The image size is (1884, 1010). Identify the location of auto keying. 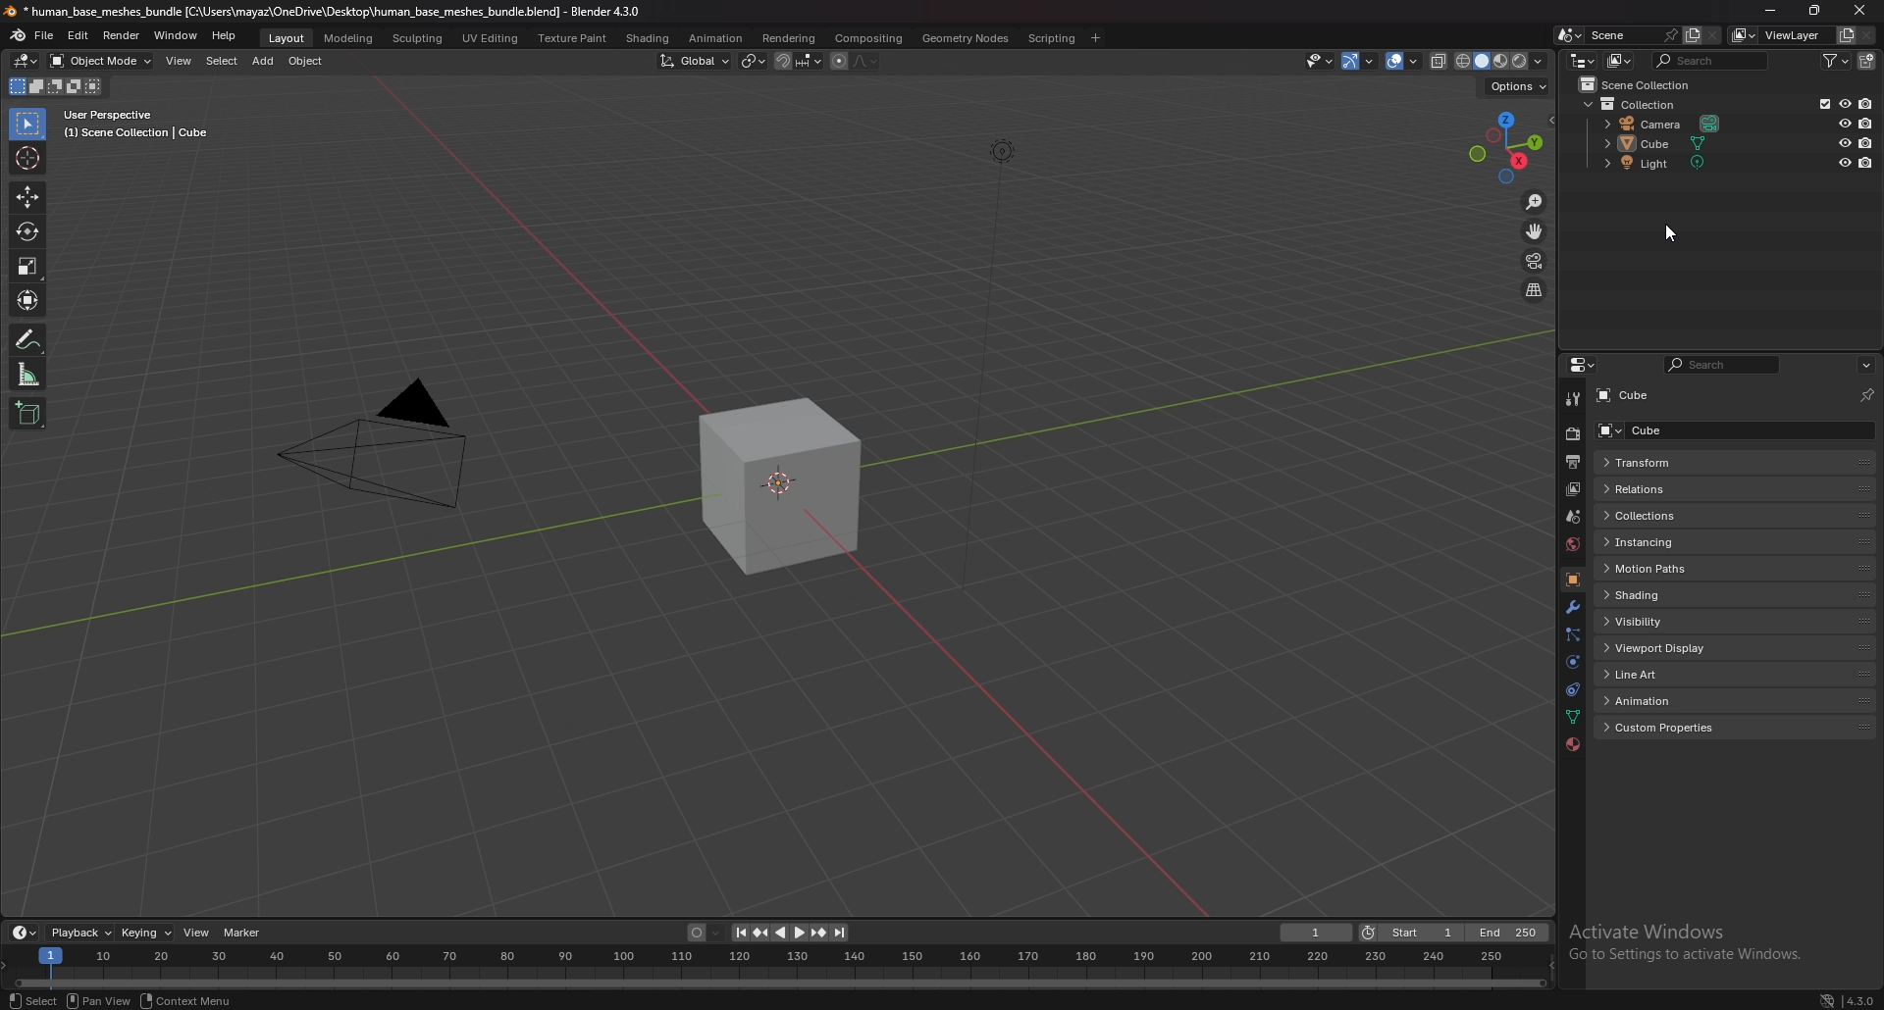
(706, 933).